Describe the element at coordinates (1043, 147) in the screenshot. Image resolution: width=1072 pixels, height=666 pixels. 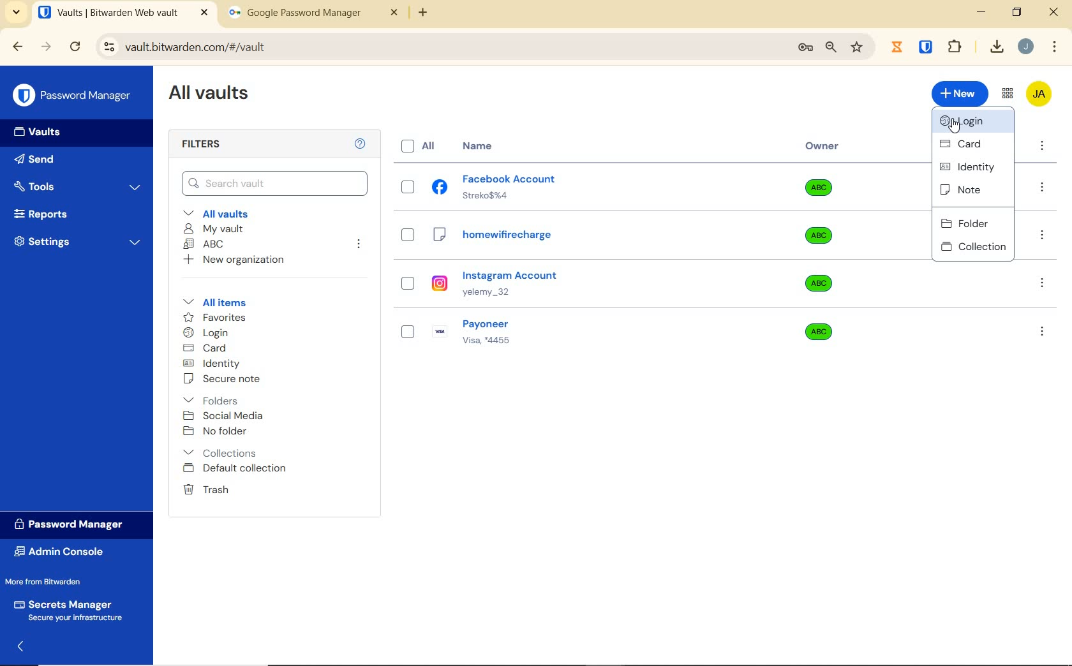
I see `more option` at that location.